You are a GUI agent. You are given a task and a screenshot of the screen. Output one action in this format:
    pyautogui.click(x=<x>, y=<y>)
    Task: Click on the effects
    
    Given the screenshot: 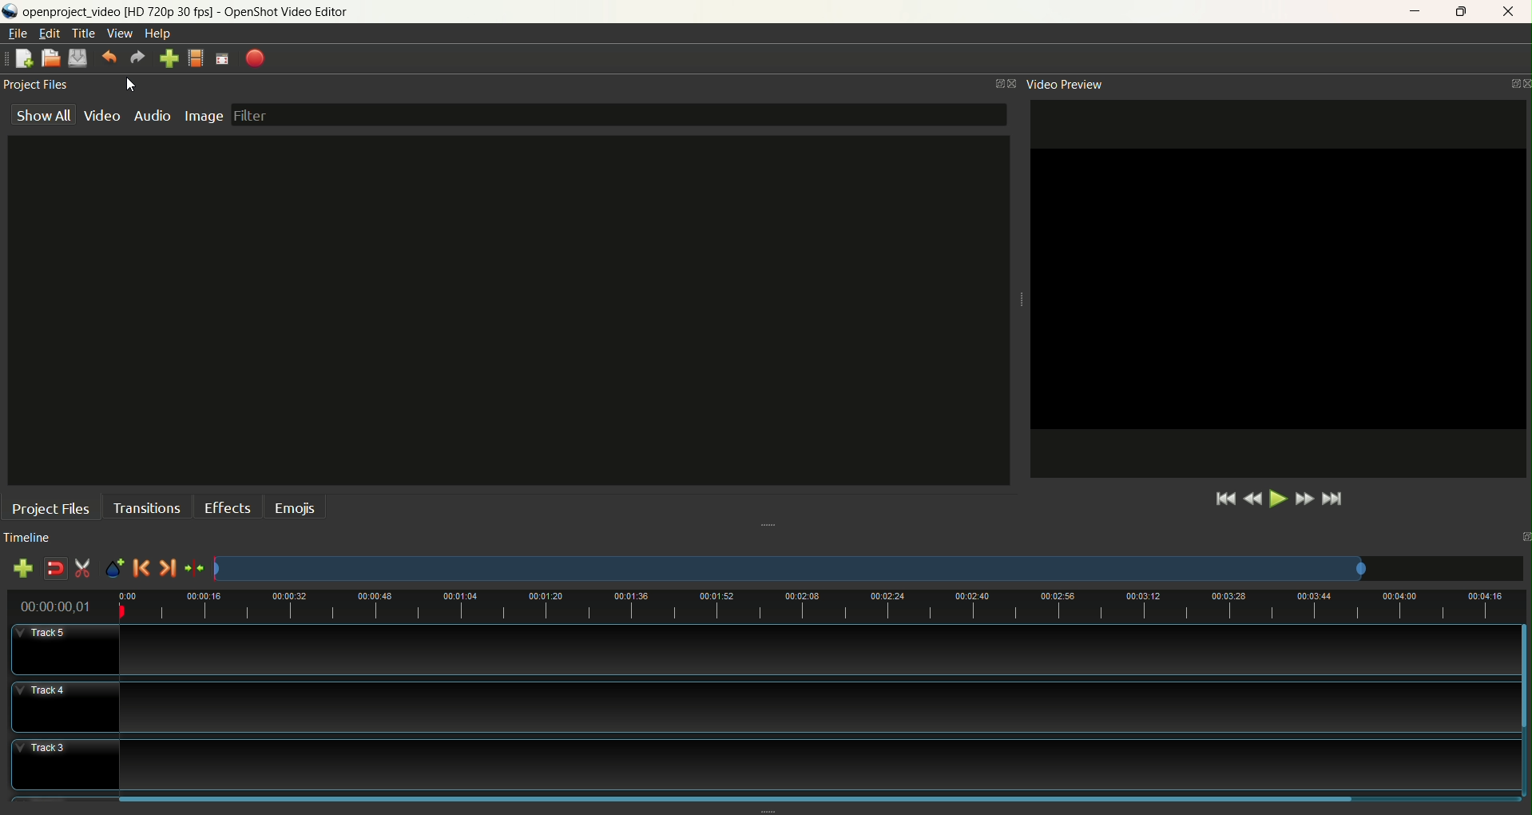 What is the action you would take?
    pyautogui.click(x=224, y=511)
    